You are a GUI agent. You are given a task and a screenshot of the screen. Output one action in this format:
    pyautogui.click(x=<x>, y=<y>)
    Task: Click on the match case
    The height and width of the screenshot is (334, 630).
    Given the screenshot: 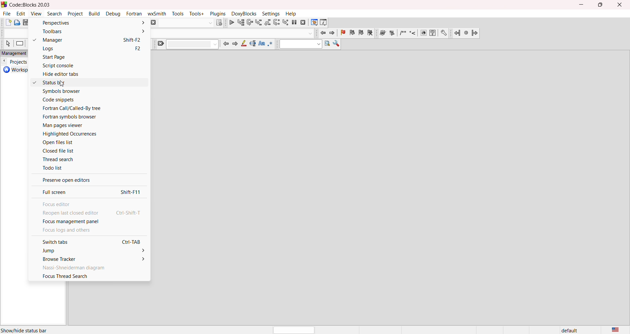 What is the action you would take?
    pyautogui.click(x=262, y=46)
    